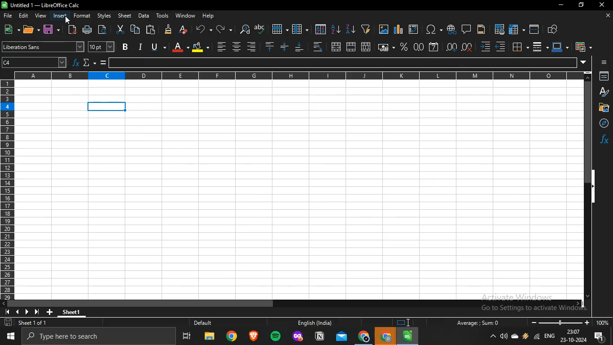  What do you see at coordinates (88, 30) in the screenshot?
I see `print` at bounding box center [88, 30].